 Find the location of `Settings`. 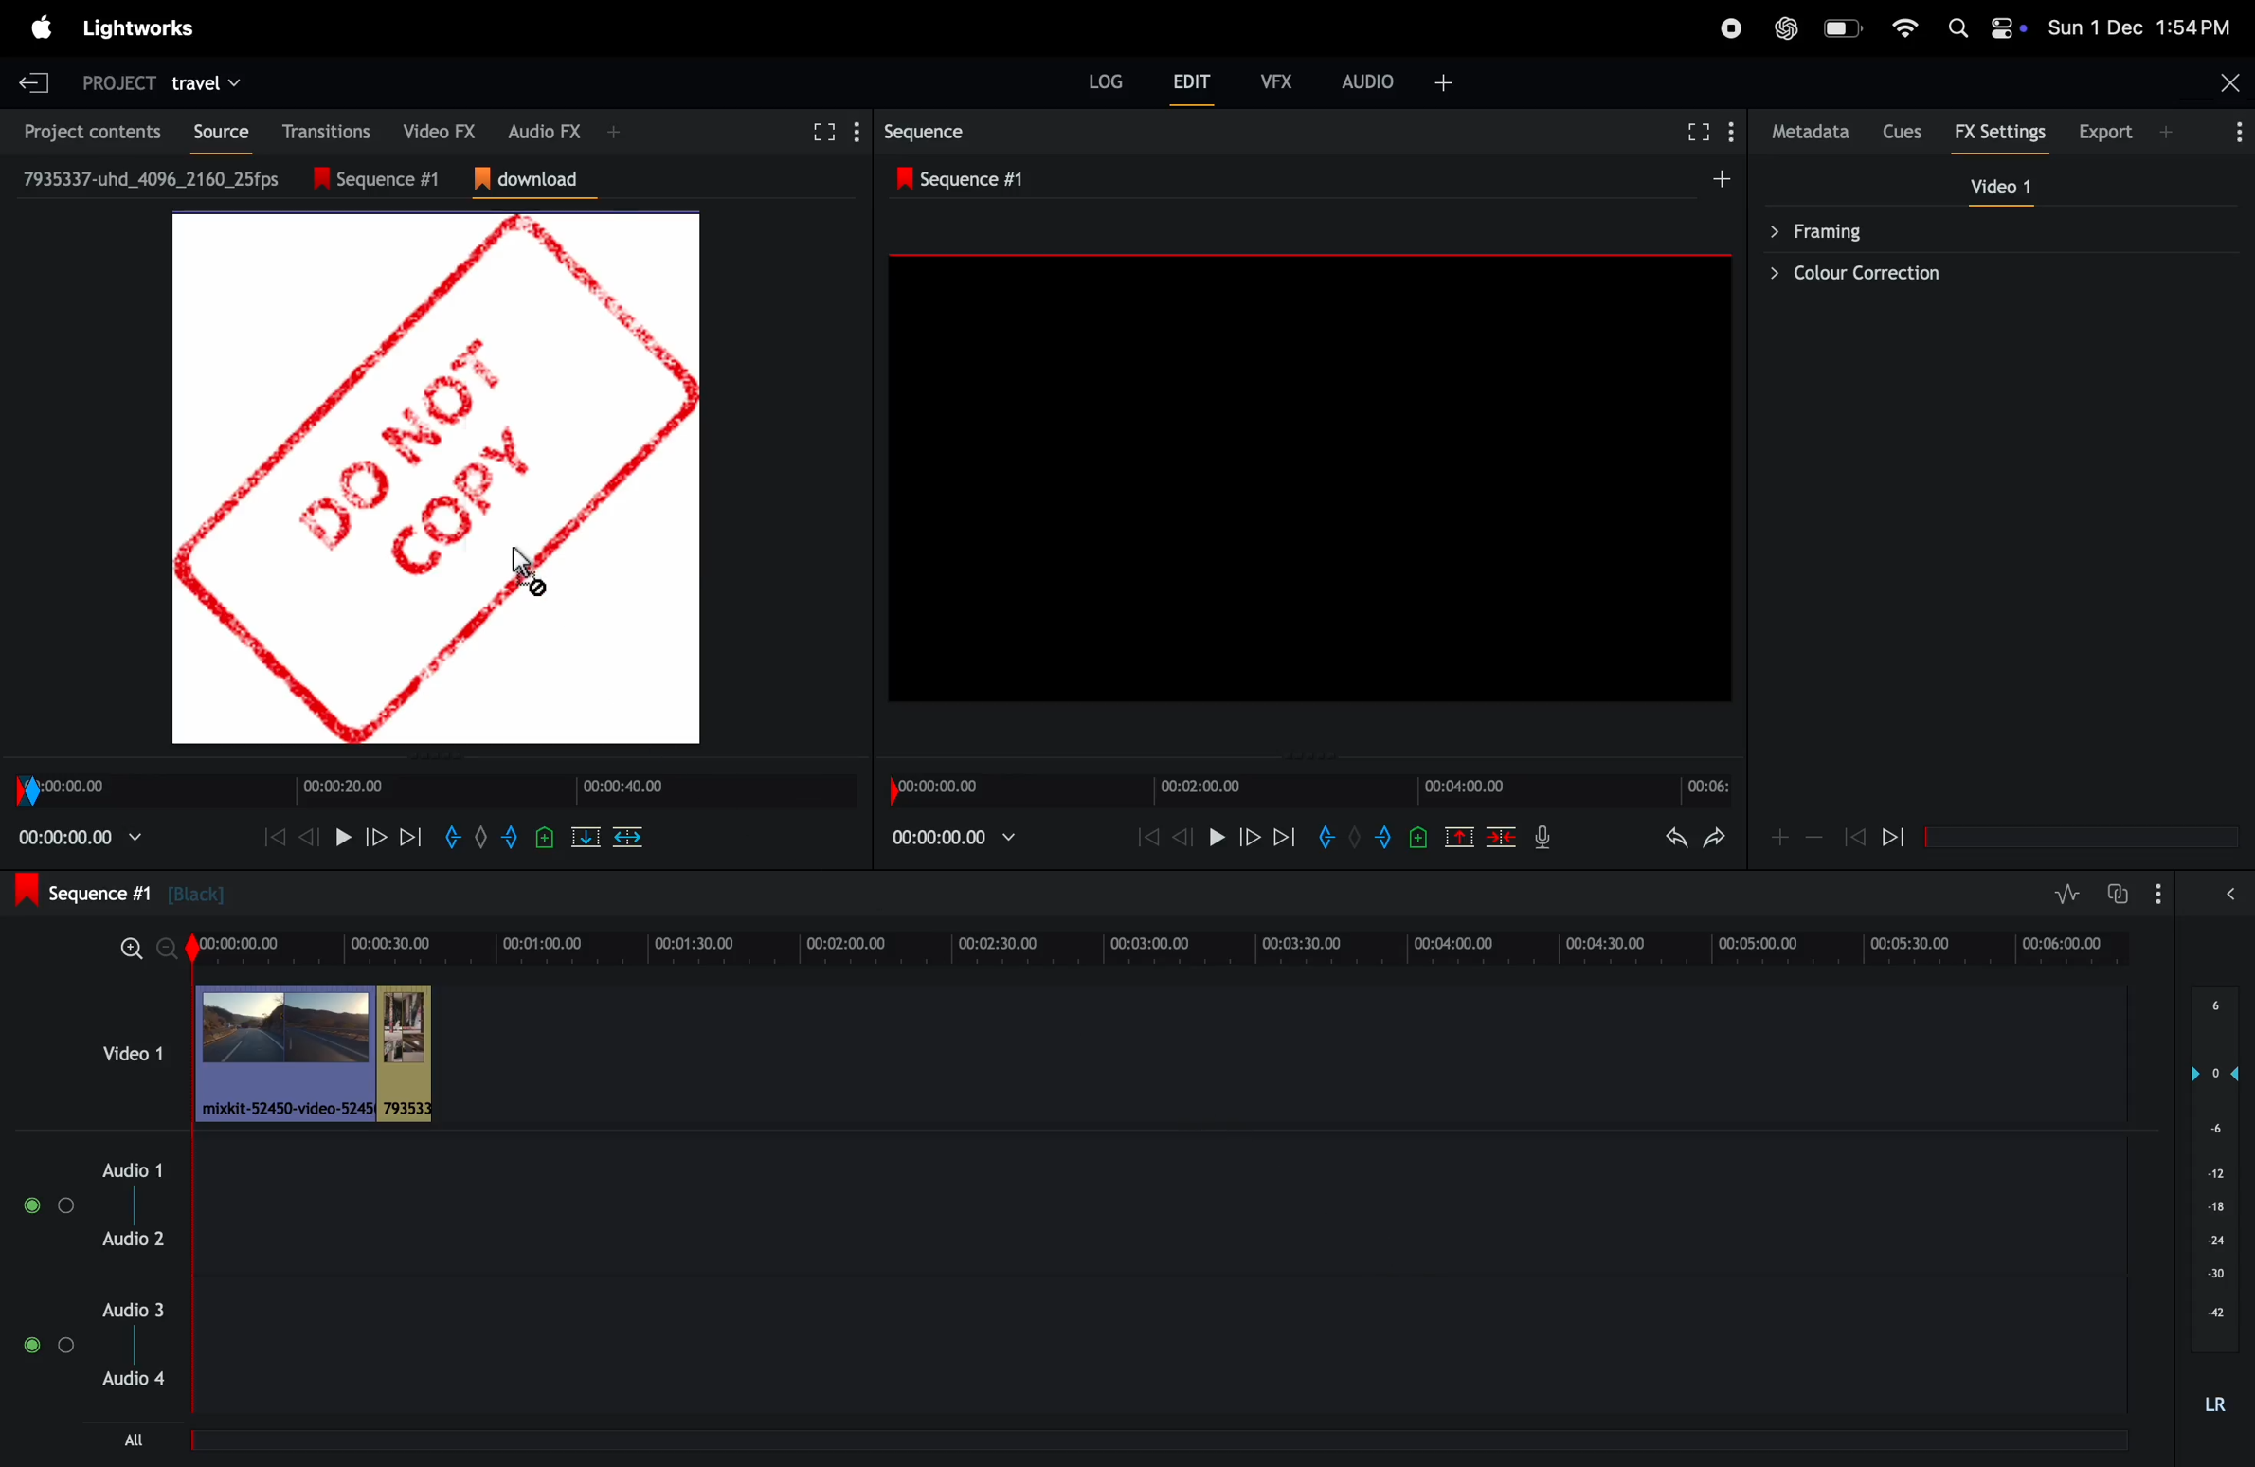

Settings is located at coordinates (1730, 131).